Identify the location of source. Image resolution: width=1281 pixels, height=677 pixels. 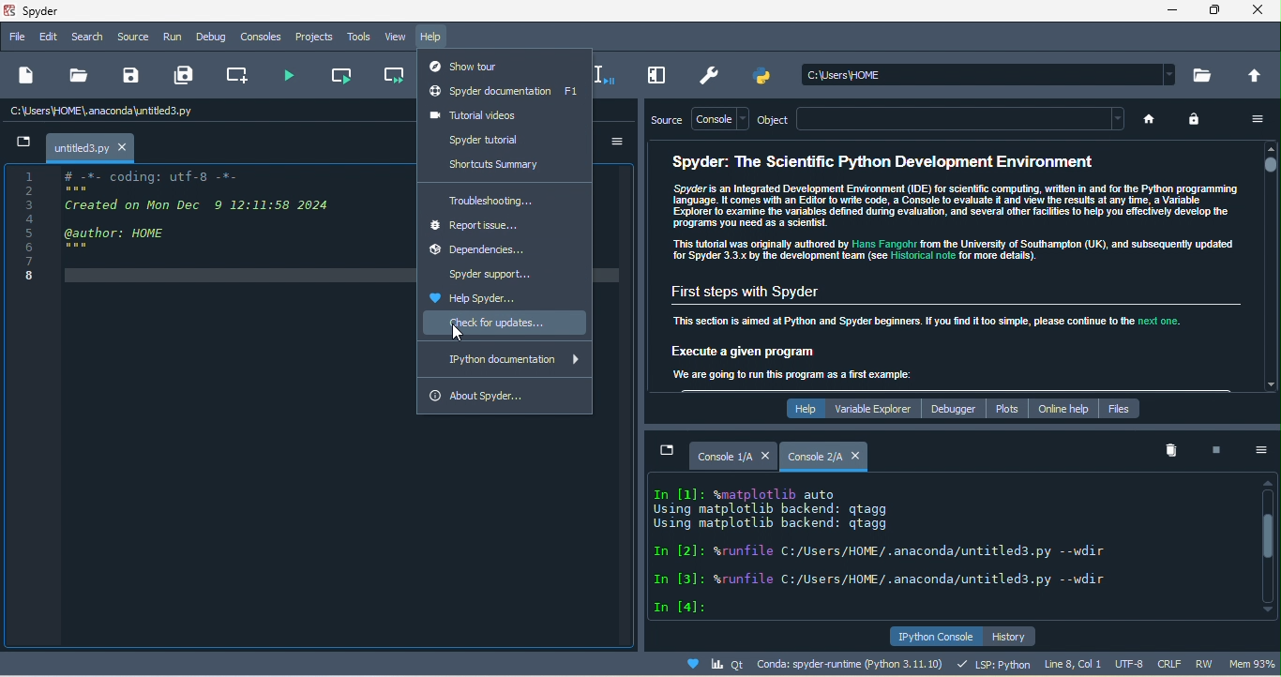
(664, 121).